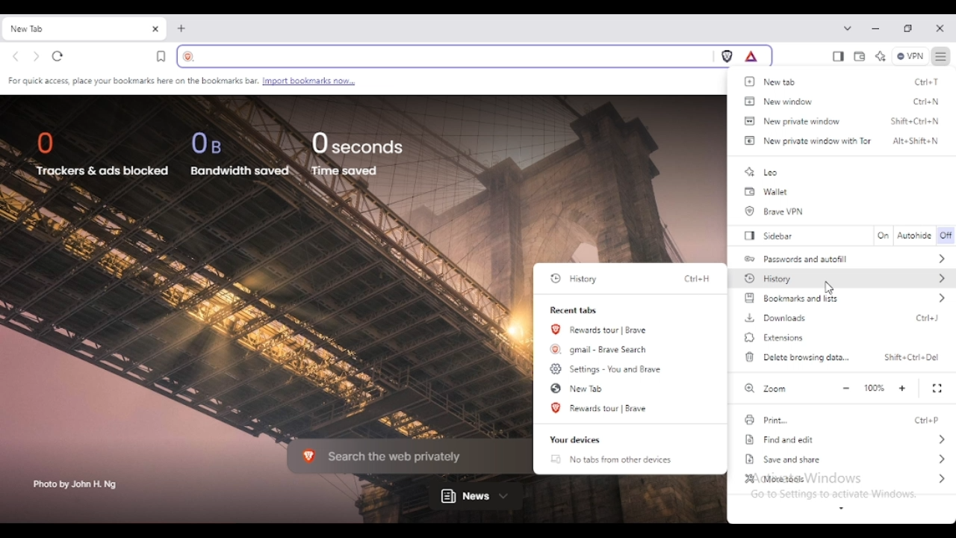 The width and height of the screenshot is (956, 538). What do you see at coordinates (792, 120) in the screenshot?
I see `new private window` at bounding box center [792, 120].